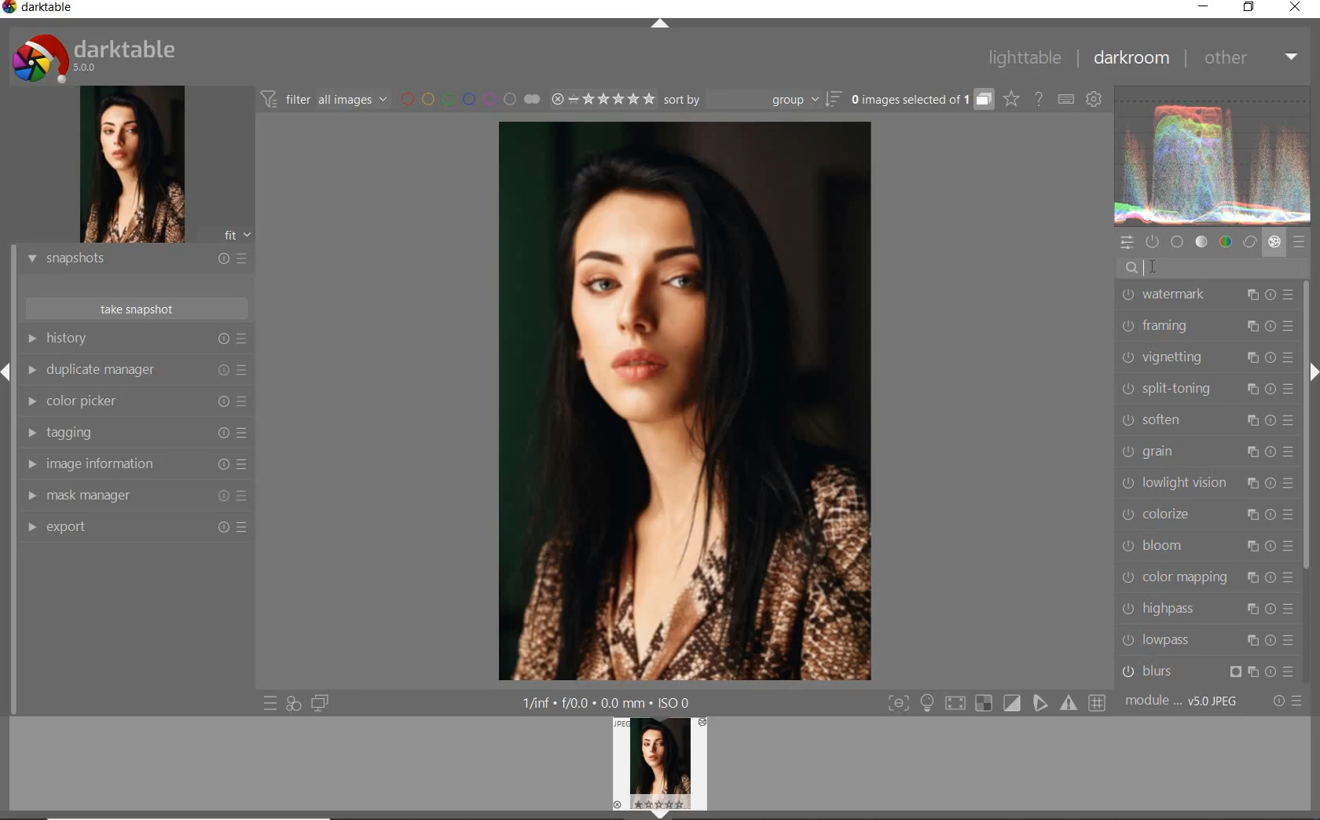 The width and height of the screenshot is (1320, 820). What do you see at coordinates (132, 434) in the screenshot?
I see `tagging` at bounding box center [132, 434].